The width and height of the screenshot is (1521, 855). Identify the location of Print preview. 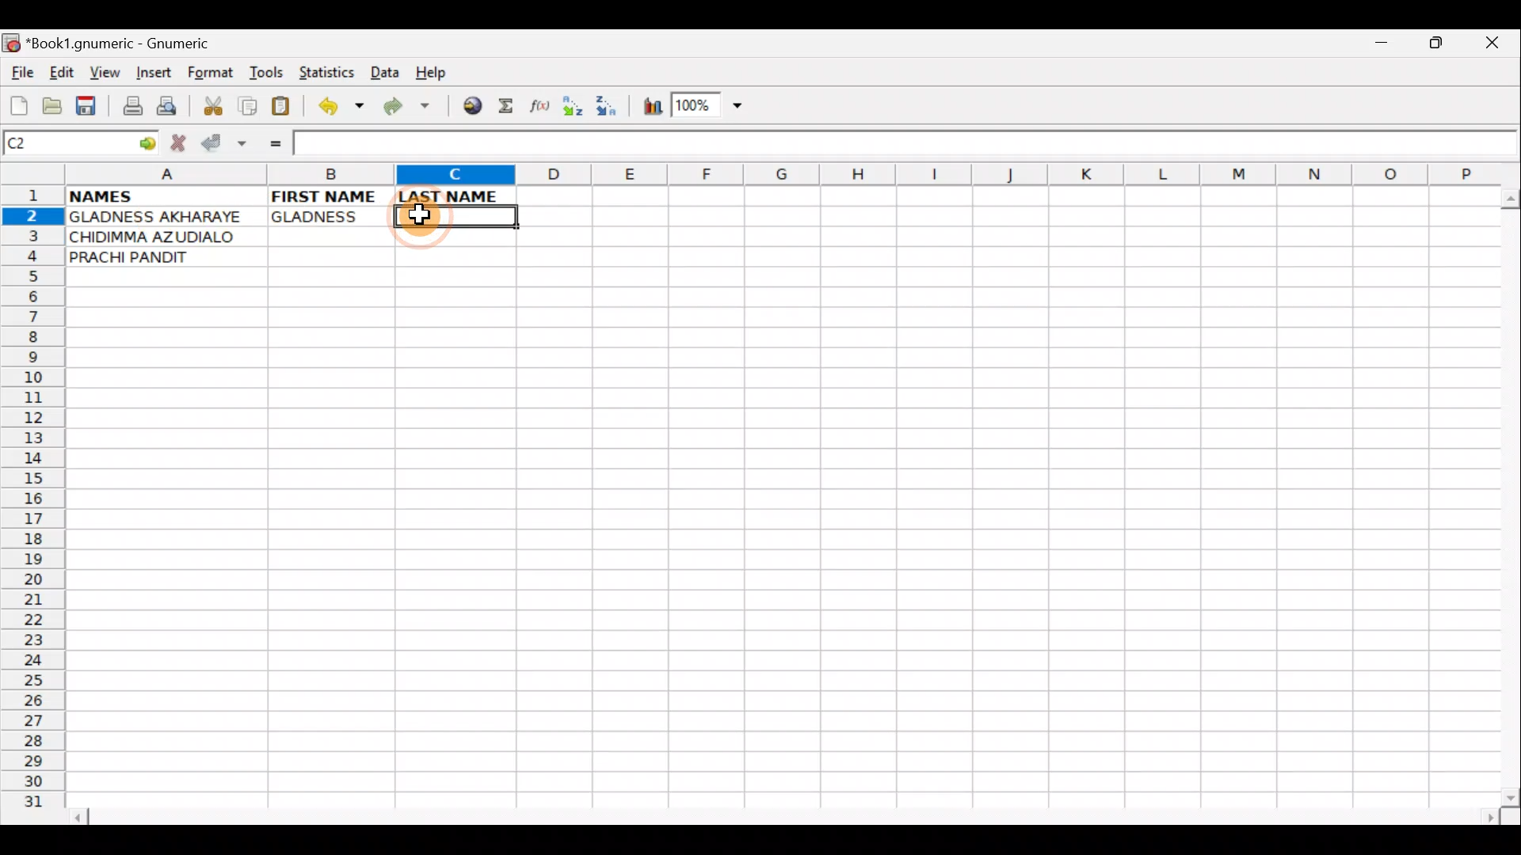
(167, 109).